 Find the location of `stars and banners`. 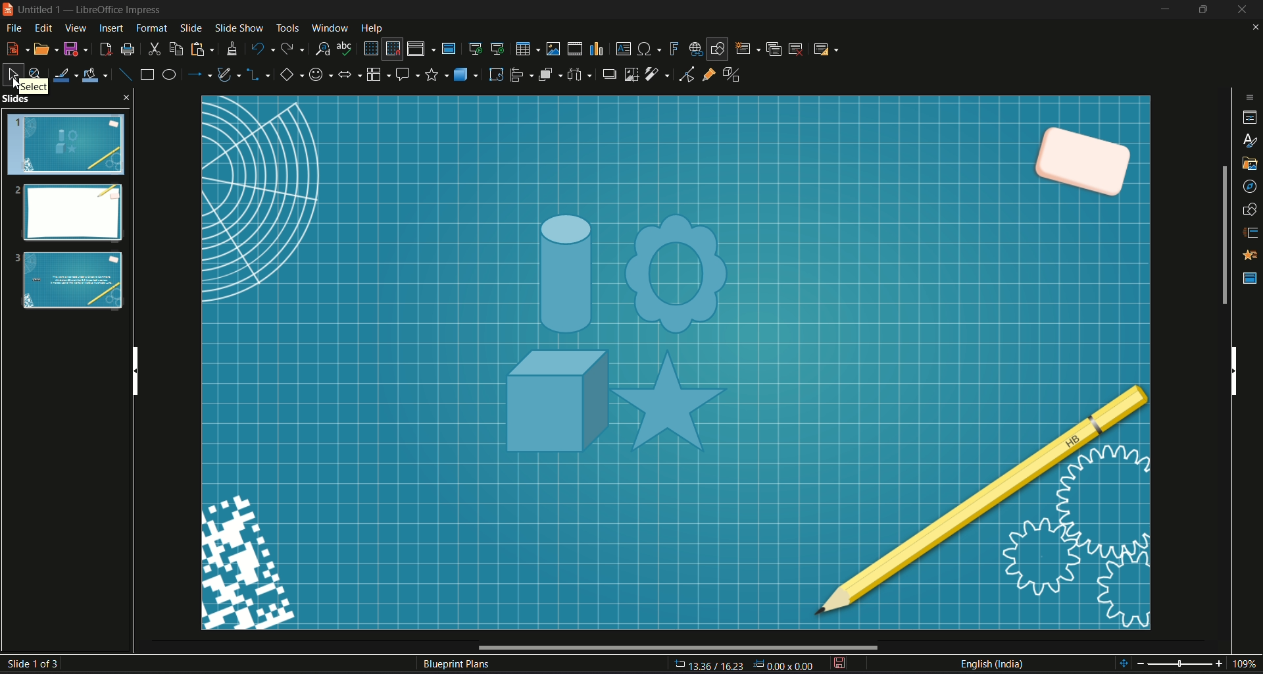

stars and banners is located at coordinates (436, 75).